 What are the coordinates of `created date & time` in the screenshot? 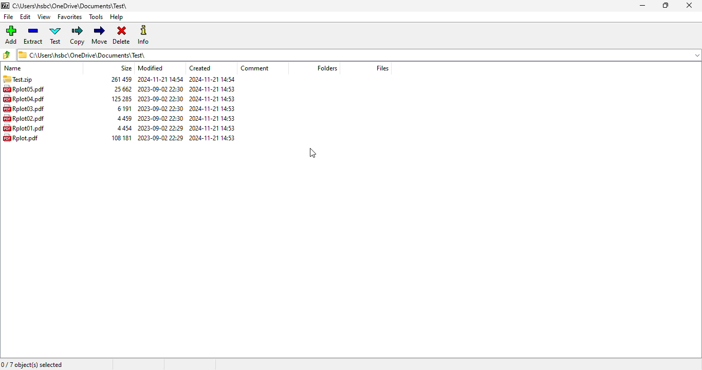 It's located at (212, 108).